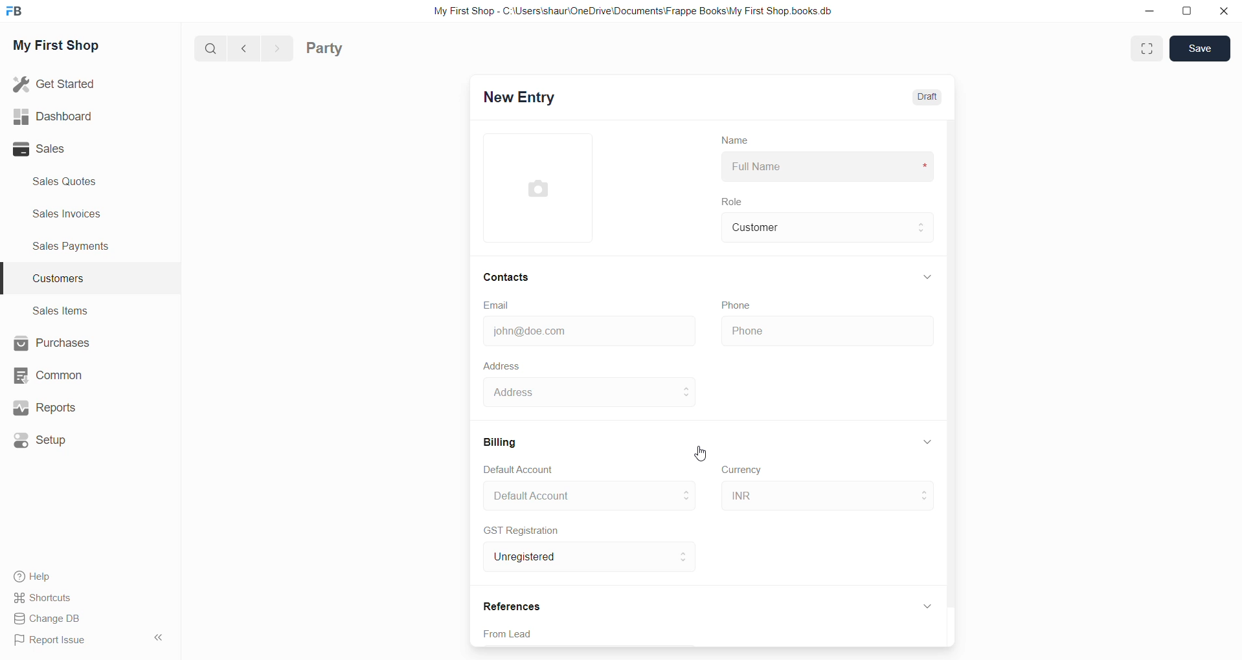  Describe the element at coordinates (30, 575) in the screenshot. I see `Help` at that location.